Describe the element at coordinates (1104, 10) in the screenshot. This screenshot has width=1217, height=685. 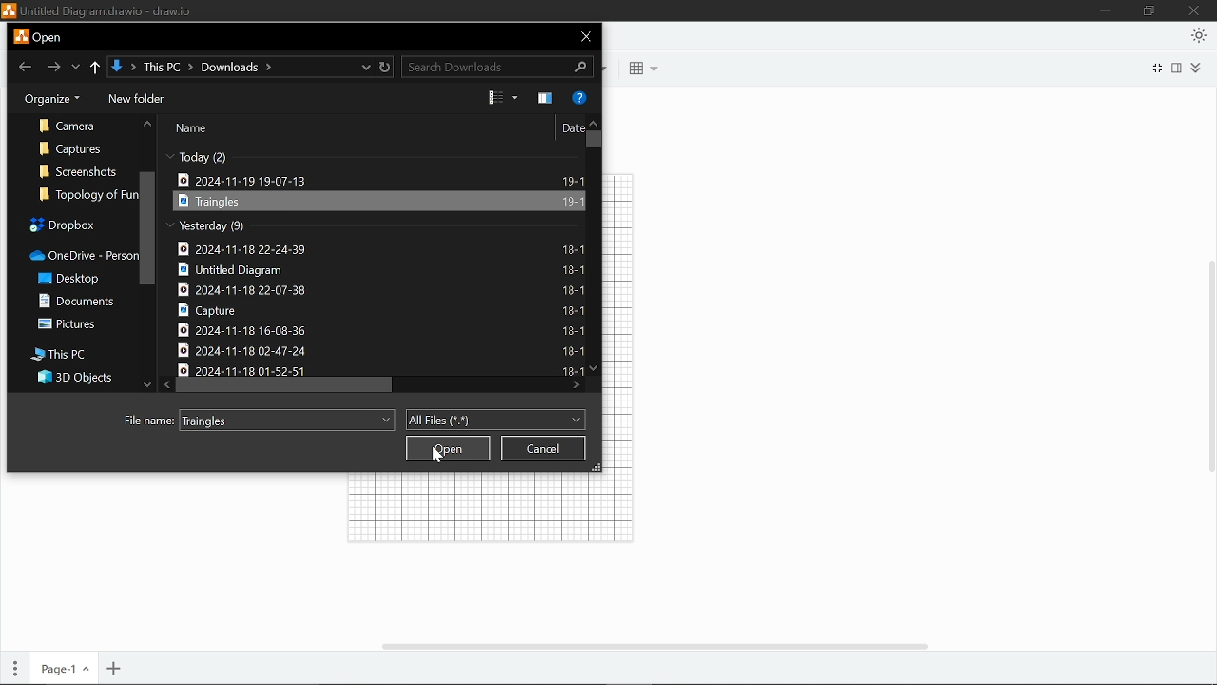
I see `Minimize` at that location.